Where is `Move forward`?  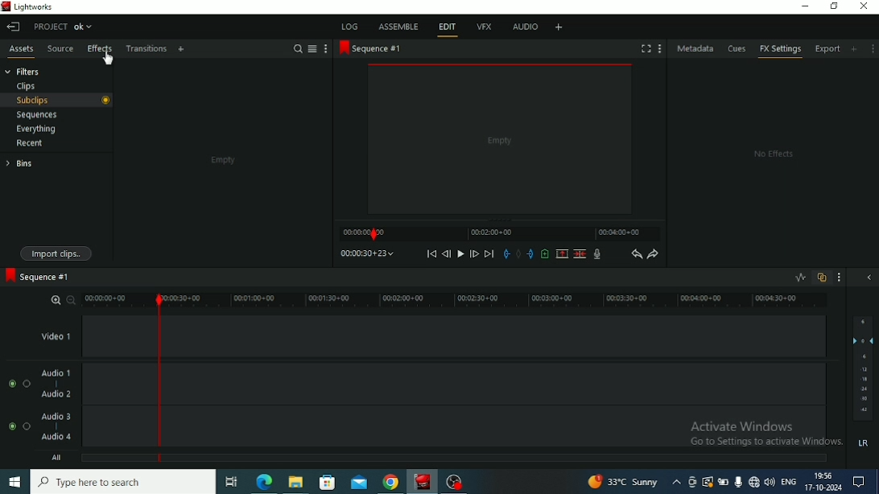 Move forward is located at coordinates (489, 253).